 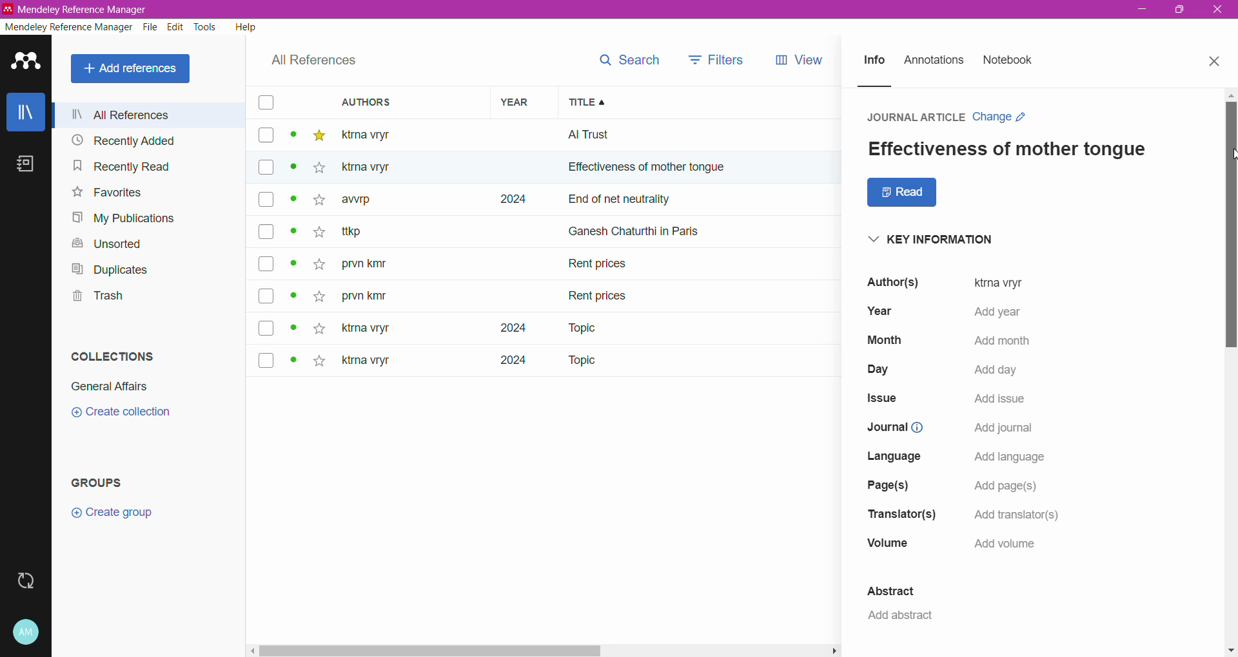 What do you see at coordinates (885, 400) in the screenshot?
I see `Issue` at bounding box center [885, 400].